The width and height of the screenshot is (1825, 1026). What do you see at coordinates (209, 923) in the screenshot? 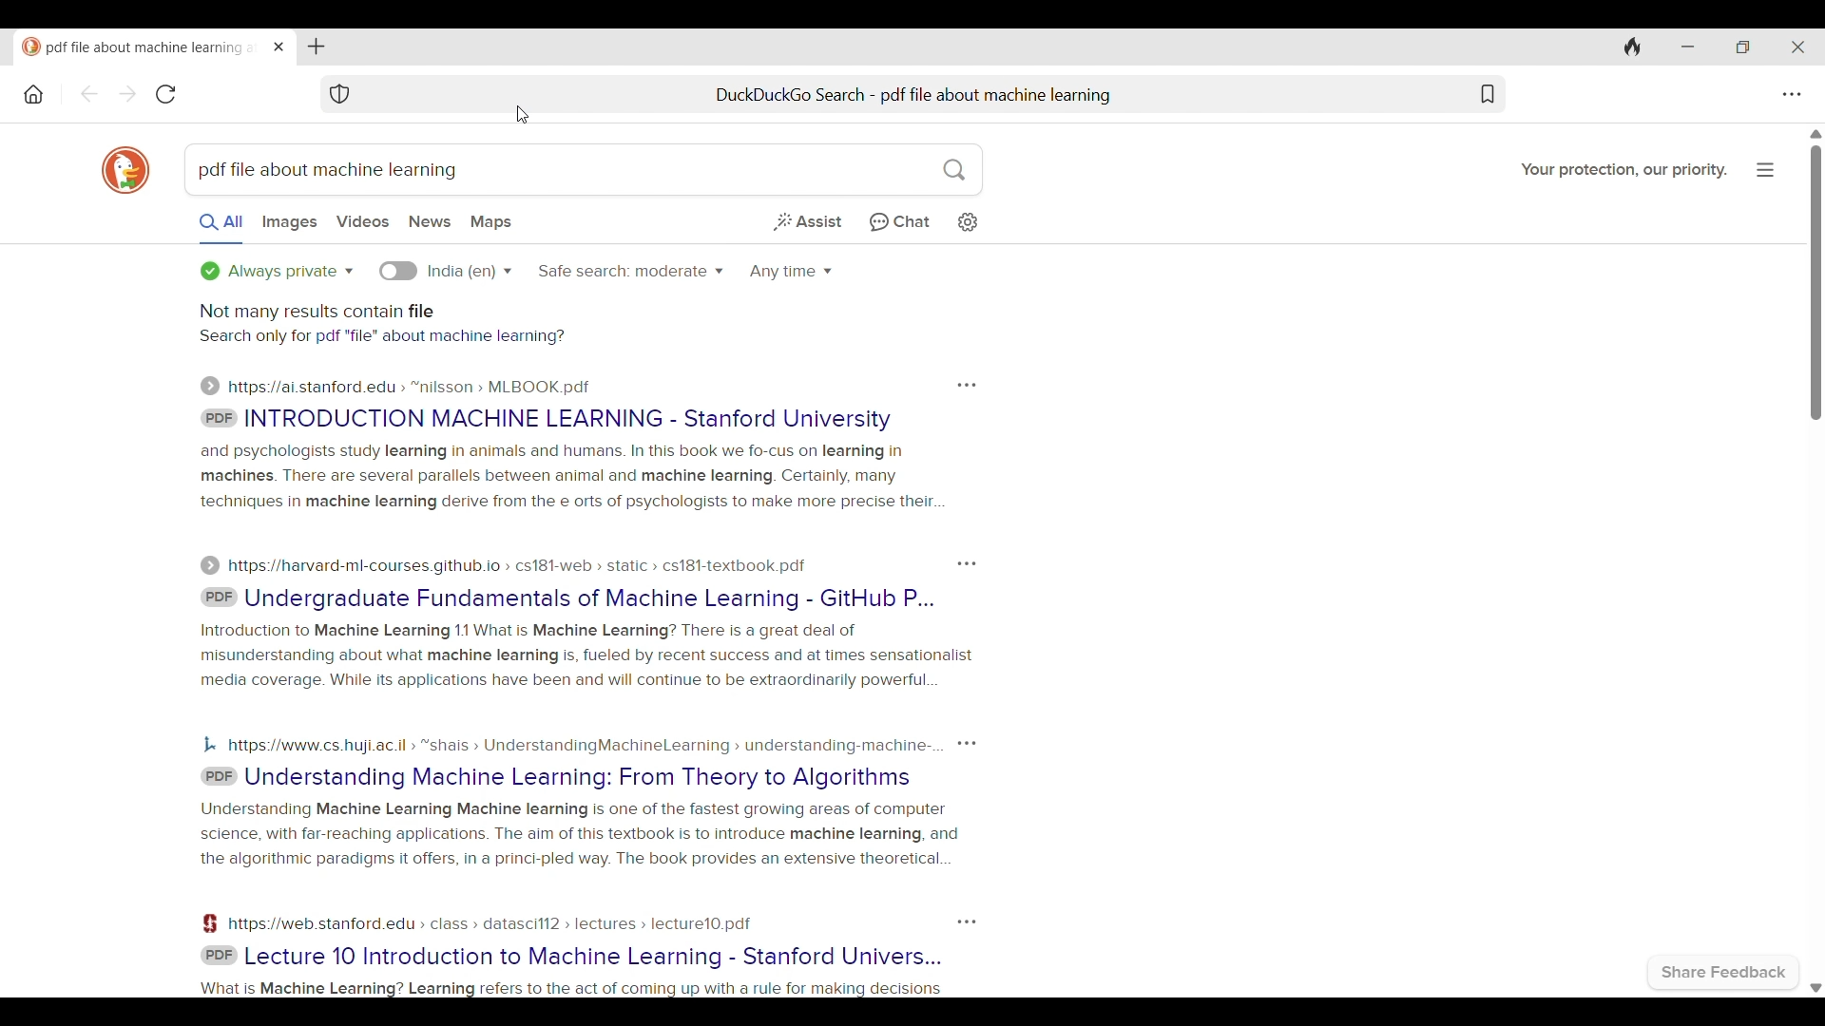
I see `Site logo` at bounding box center [209, 923].